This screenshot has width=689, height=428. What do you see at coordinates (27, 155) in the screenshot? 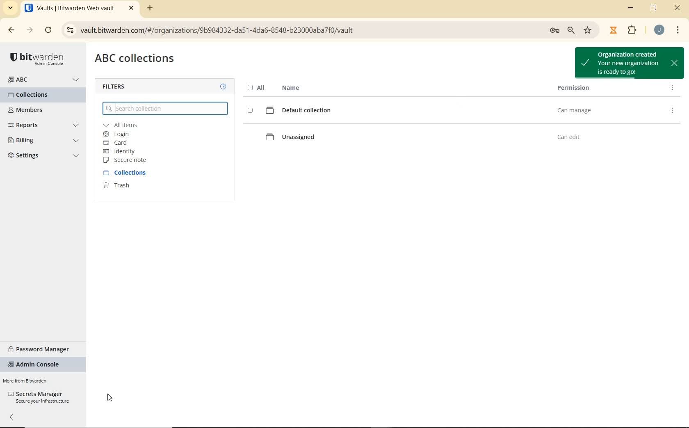
I see `3 Settings.` at bounding box center [27, 155].